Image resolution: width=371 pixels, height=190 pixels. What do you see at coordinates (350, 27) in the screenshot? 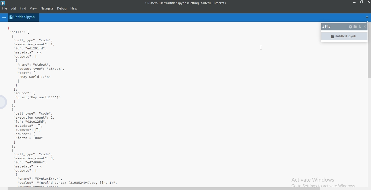
I see `settings` at bounding box center [350, 27].